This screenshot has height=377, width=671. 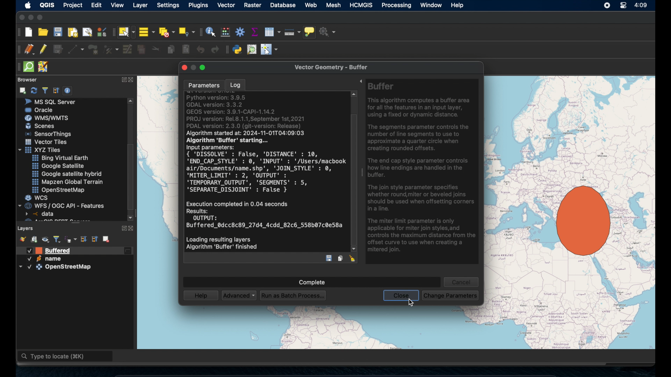 What do you see at coordinates (311, 280) in the screenshot?
I see `complete` at bounding box center [311, 280].